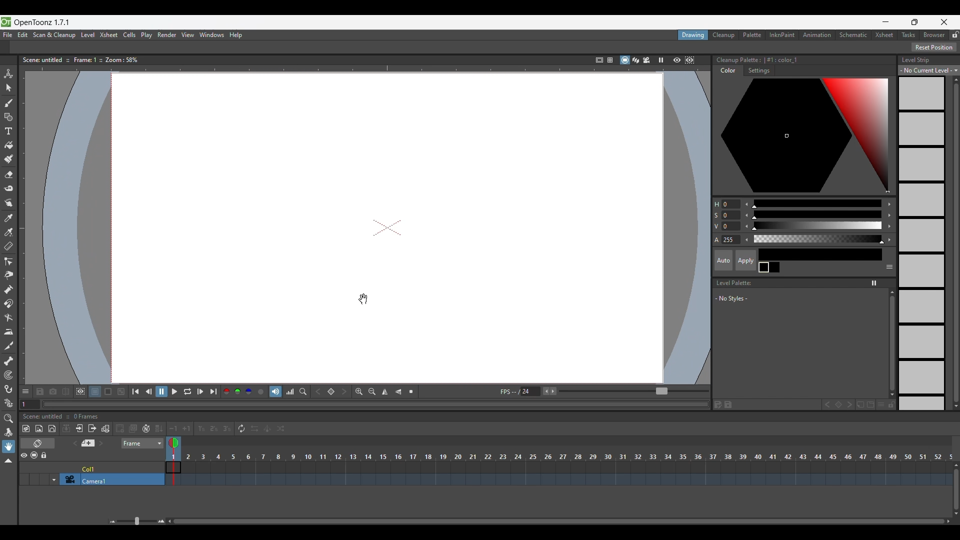 The width and height of the screenshot is (960, 540). What do you see at coordinates (8, 188) in the screenshot?
I see `Tape tool` at bounding box center [8, 188].